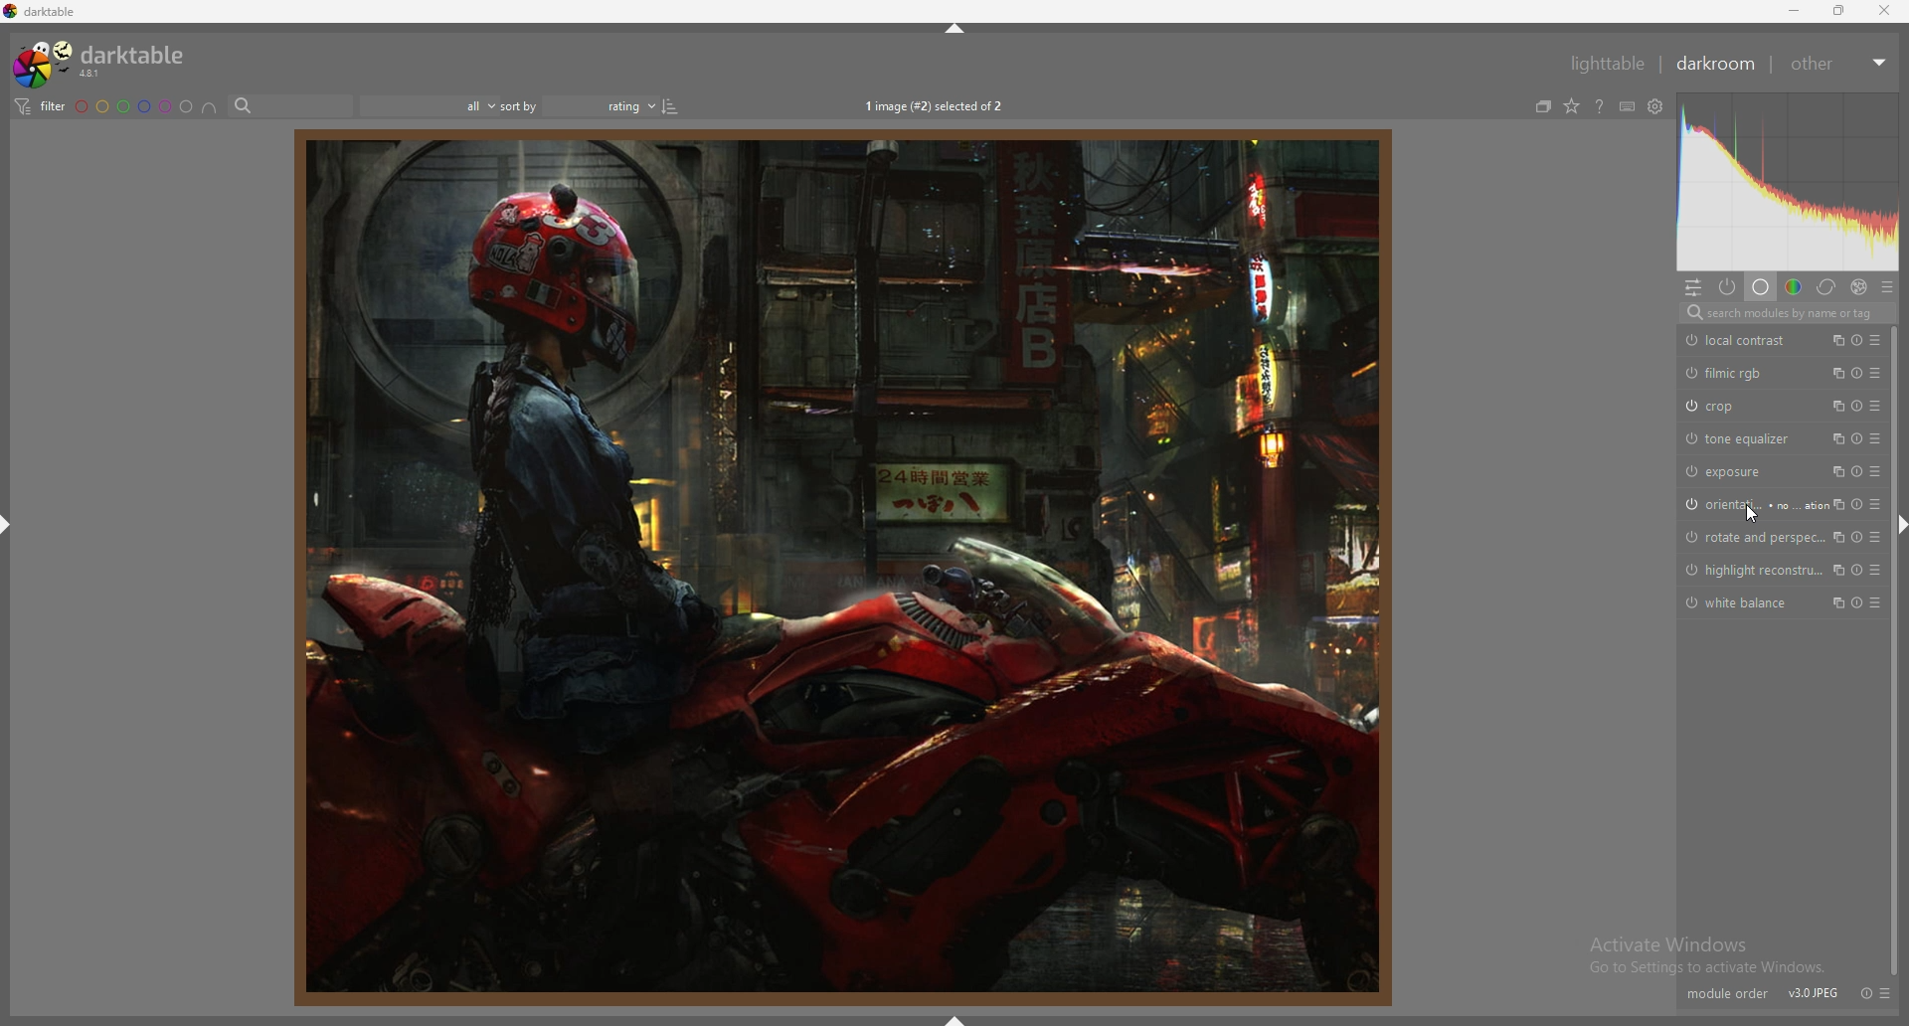 The image size is (1909, 1026). What do you see at coordinates (1880, 504) in the screenshot?
I see `presets` at bounding box center [1880, 504].